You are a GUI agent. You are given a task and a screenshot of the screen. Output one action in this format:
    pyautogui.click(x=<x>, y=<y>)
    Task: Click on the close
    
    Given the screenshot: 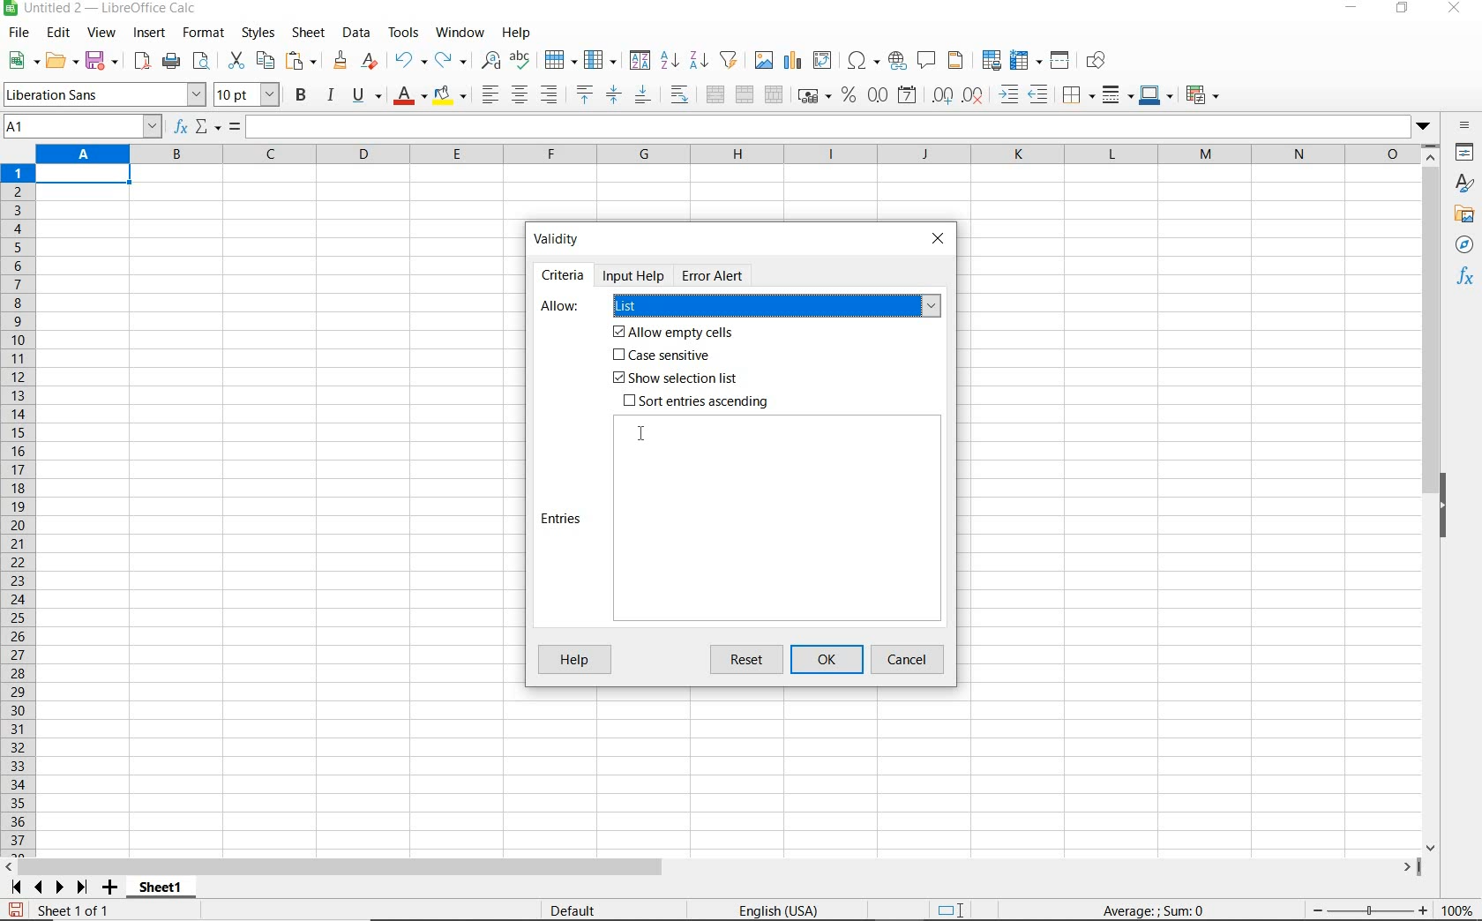 What is the action you would take?
    pyautogui.click(x=1453, y=9)
    